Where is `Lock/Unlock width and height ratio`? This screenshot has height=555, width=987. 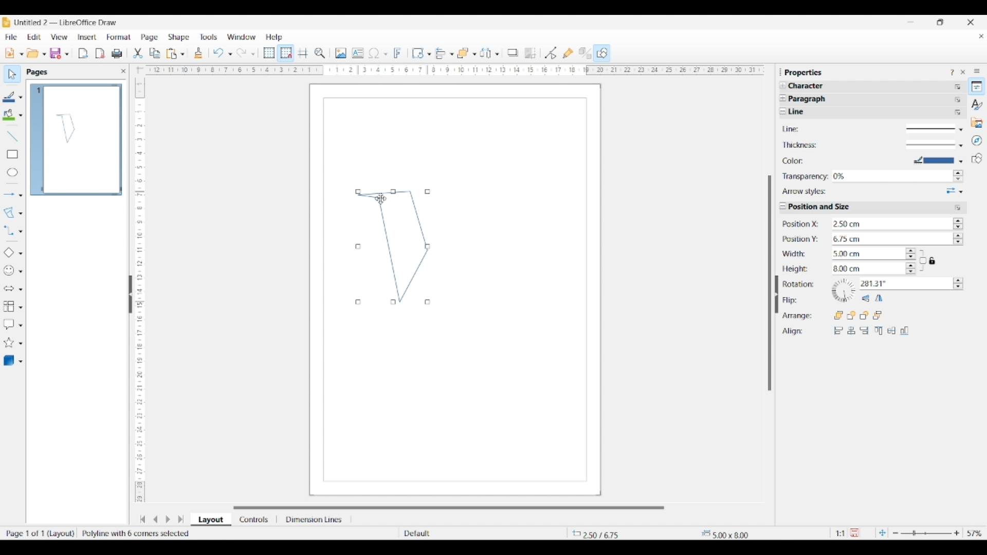 Lock/Unlock width and height ratio is located at coordinates (933, 261).